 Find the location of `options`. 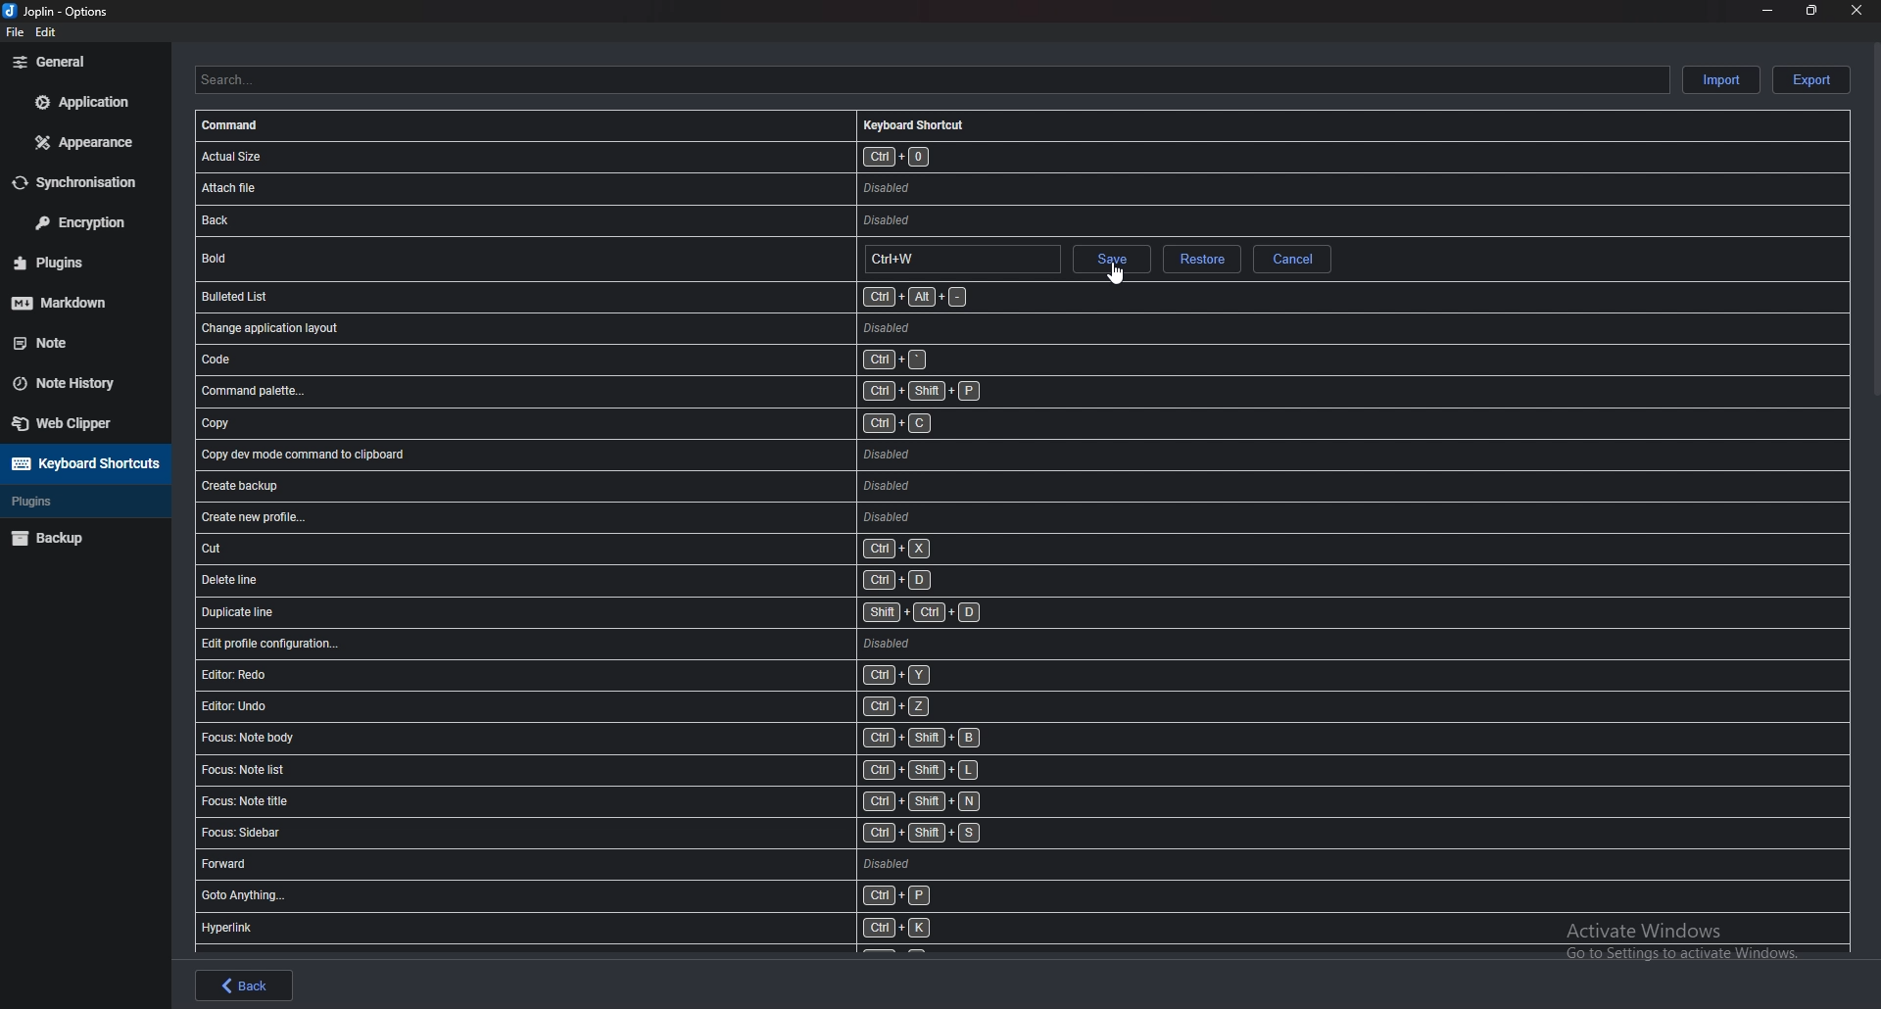

options is located at coordinates (59, 11).